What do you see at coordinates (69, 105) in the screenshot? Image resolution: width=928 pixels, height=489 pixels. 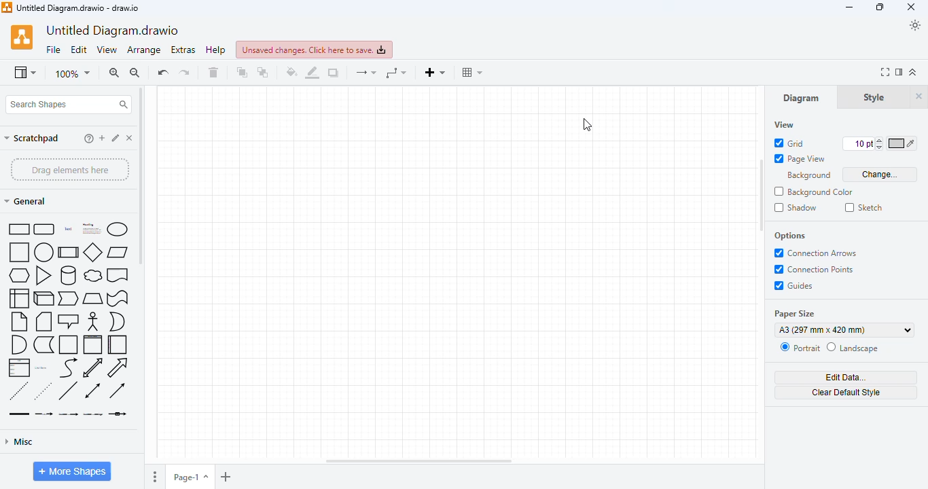 I see `search shapes` at bounding box center [69, 105].